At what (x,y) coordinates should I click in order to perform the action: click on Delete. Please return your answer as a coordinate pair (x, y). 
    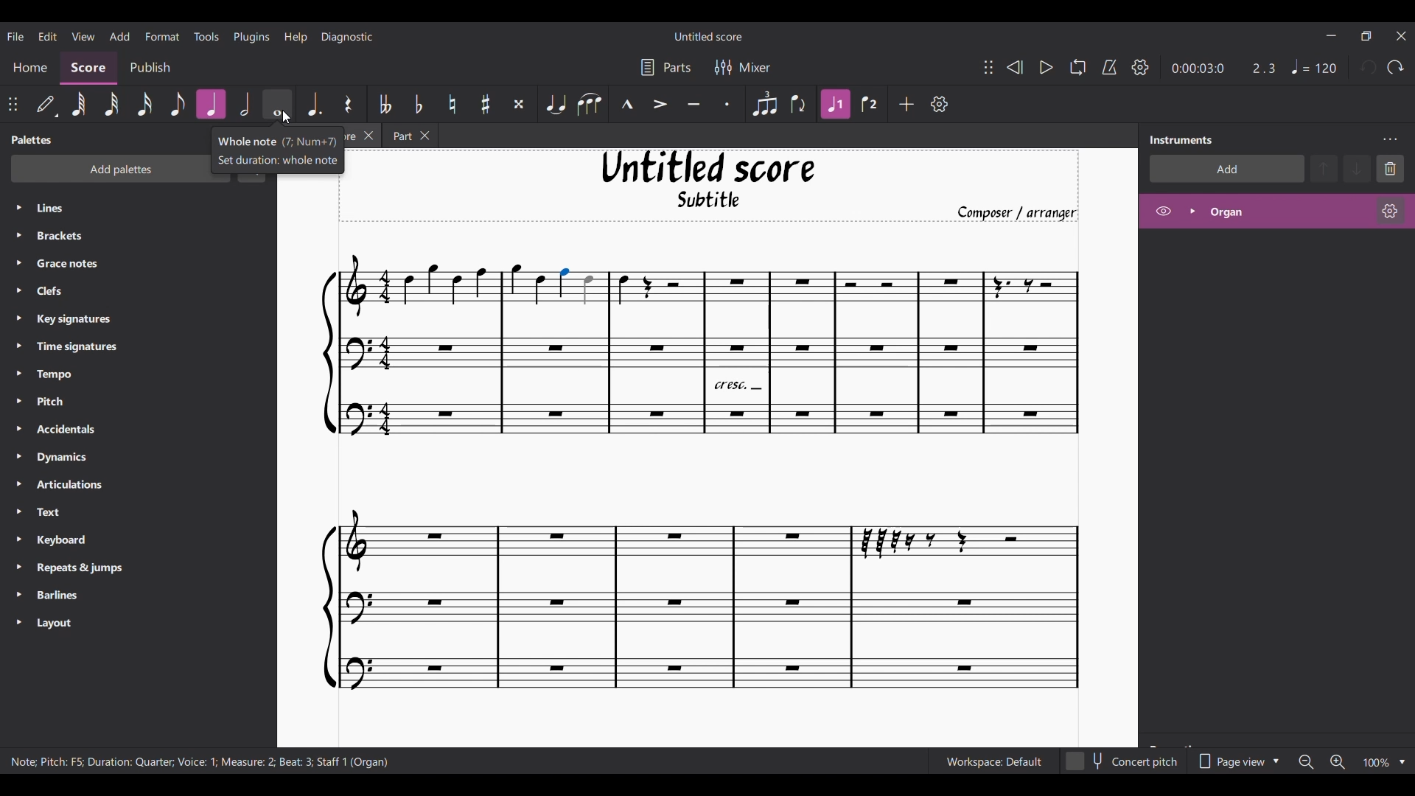
    Looking at the image, I should click on (1390, 169).